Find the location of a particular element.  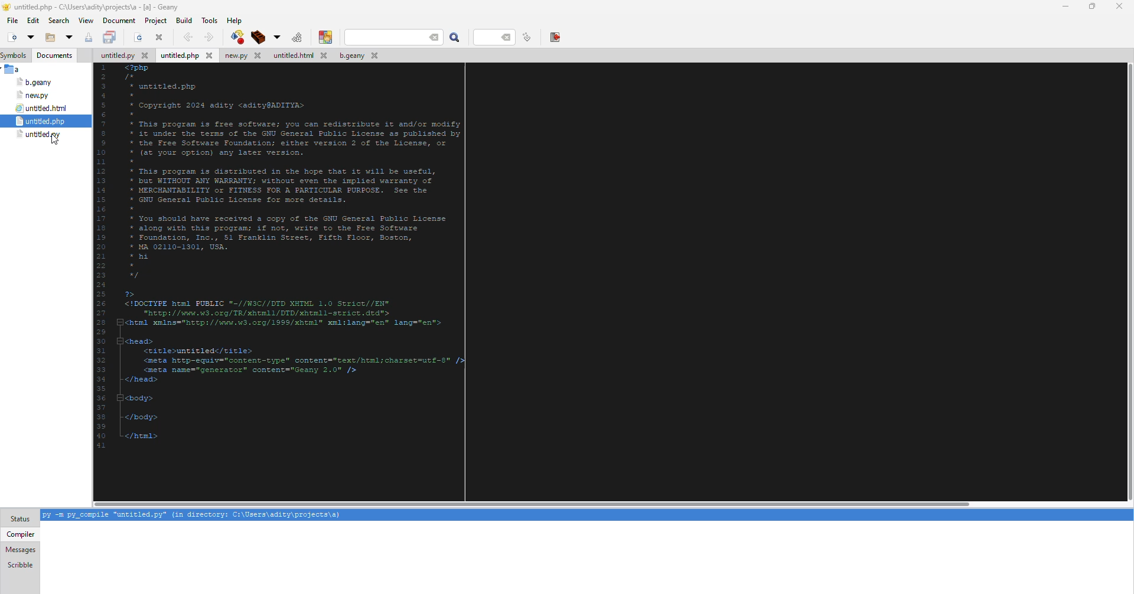

new.py is located at coordinates (34, 96).